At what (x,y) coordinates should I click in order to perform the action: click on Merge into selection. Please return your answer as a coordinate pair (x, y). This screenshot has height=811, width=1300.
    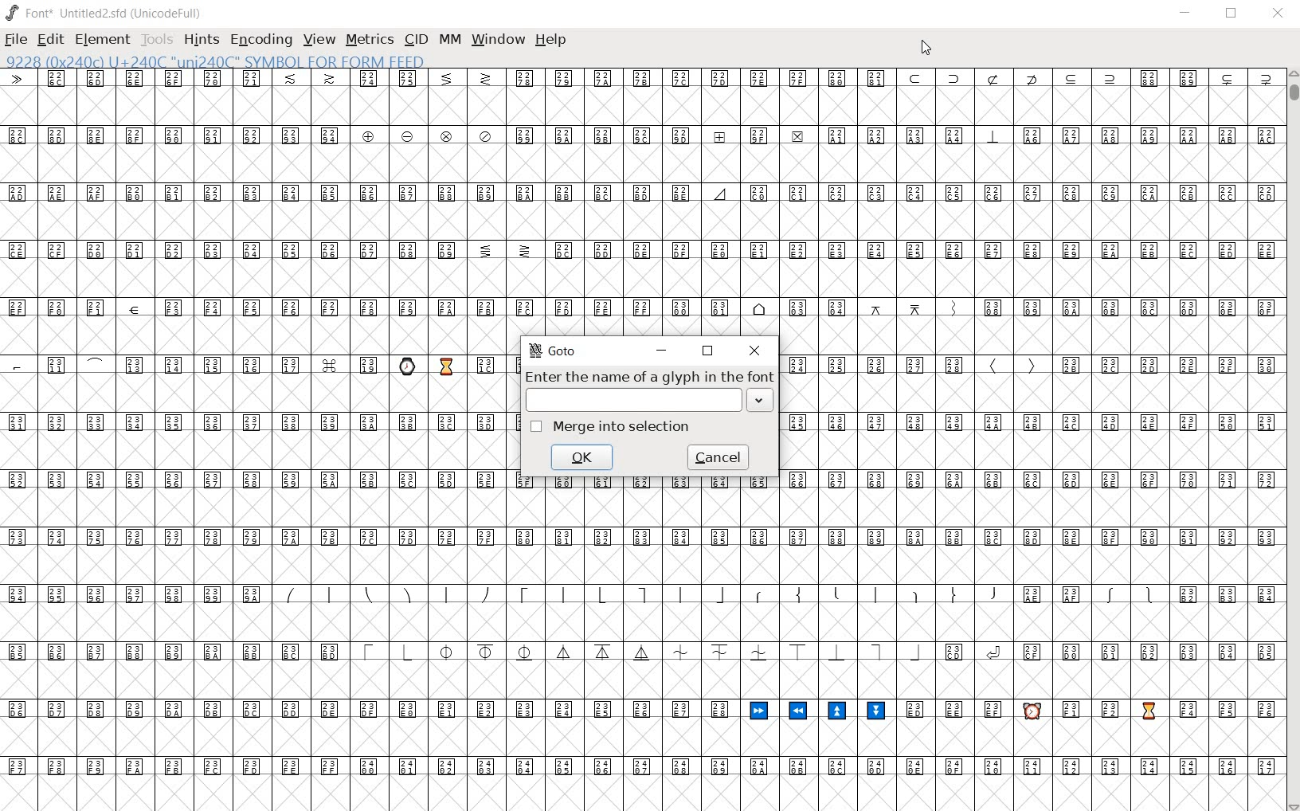
    Looking at the image, I should click on (609, 427).